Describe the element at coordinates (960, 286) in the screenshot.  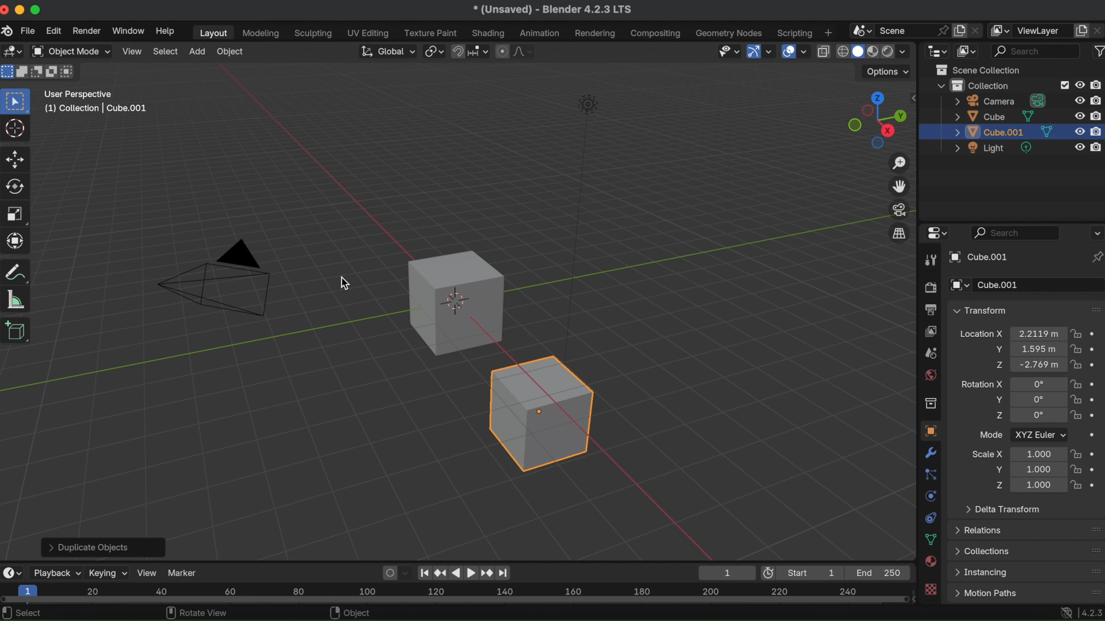
I see `browse object to be linked` at that location.